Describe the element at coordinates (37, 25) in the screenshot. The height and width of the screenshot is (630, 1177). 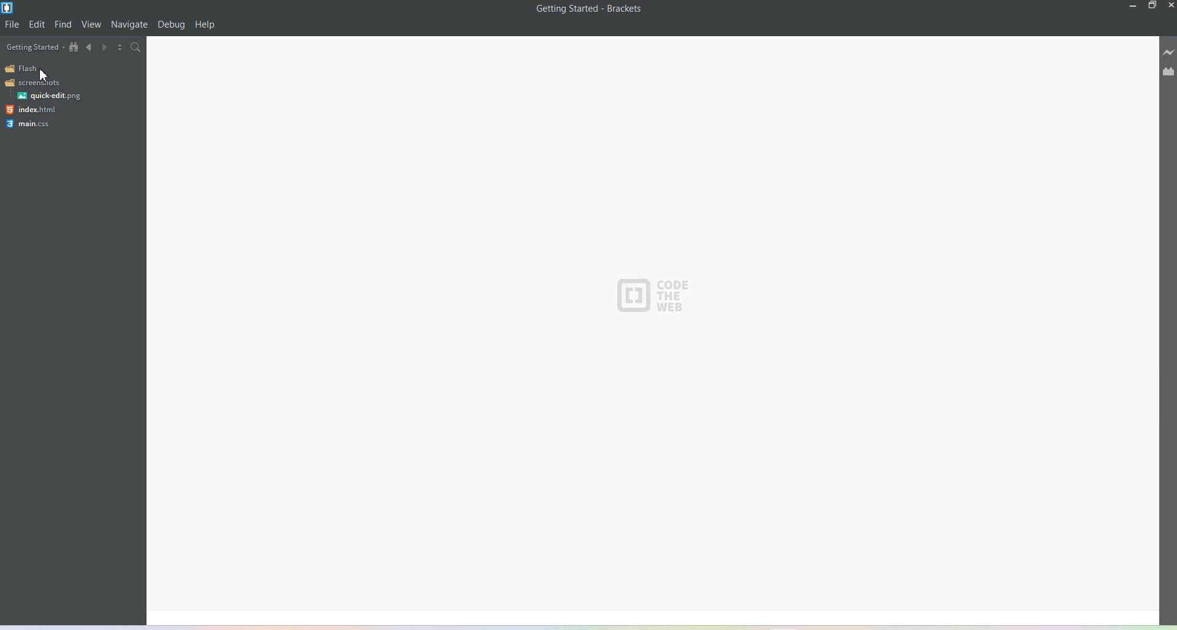
I see `Edit` at that location.